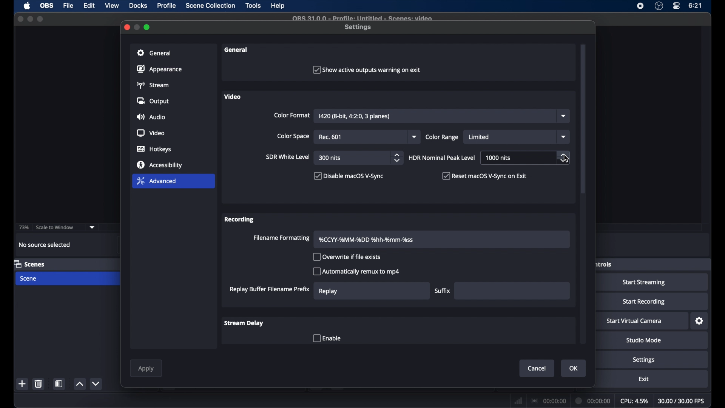 This screenshot has height=408, width=725. What do you see at coordinates (38, 383) in the screenshot?
I see `delete` at bounding box center [38, 383].